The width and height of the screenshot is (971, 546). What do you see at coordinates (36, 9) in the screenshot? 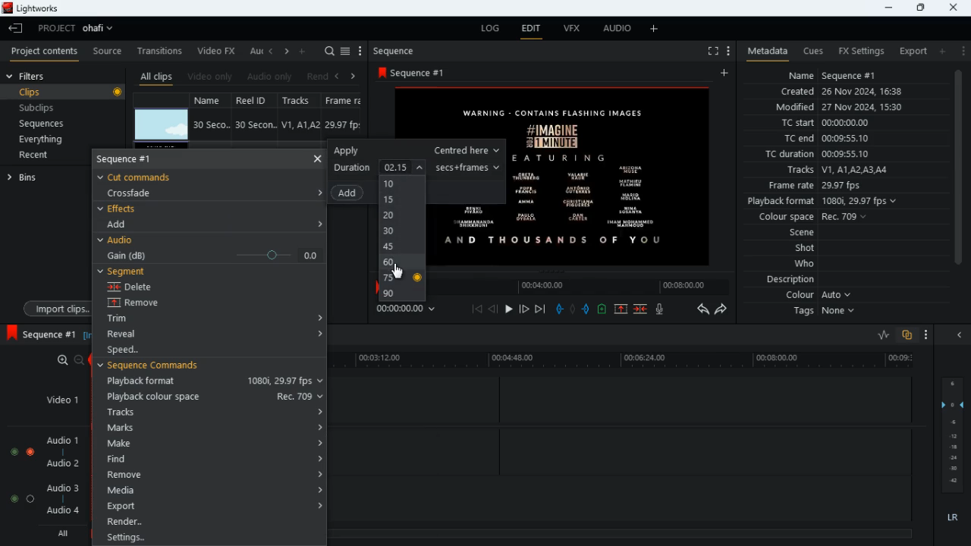
I see `lightworks` at bounding box center [36, 9].